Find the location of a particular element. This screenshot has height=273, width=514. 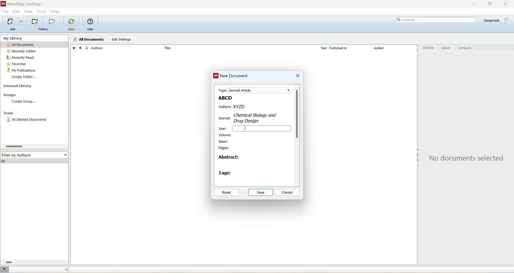

my library is located at coordinates (14, 38).